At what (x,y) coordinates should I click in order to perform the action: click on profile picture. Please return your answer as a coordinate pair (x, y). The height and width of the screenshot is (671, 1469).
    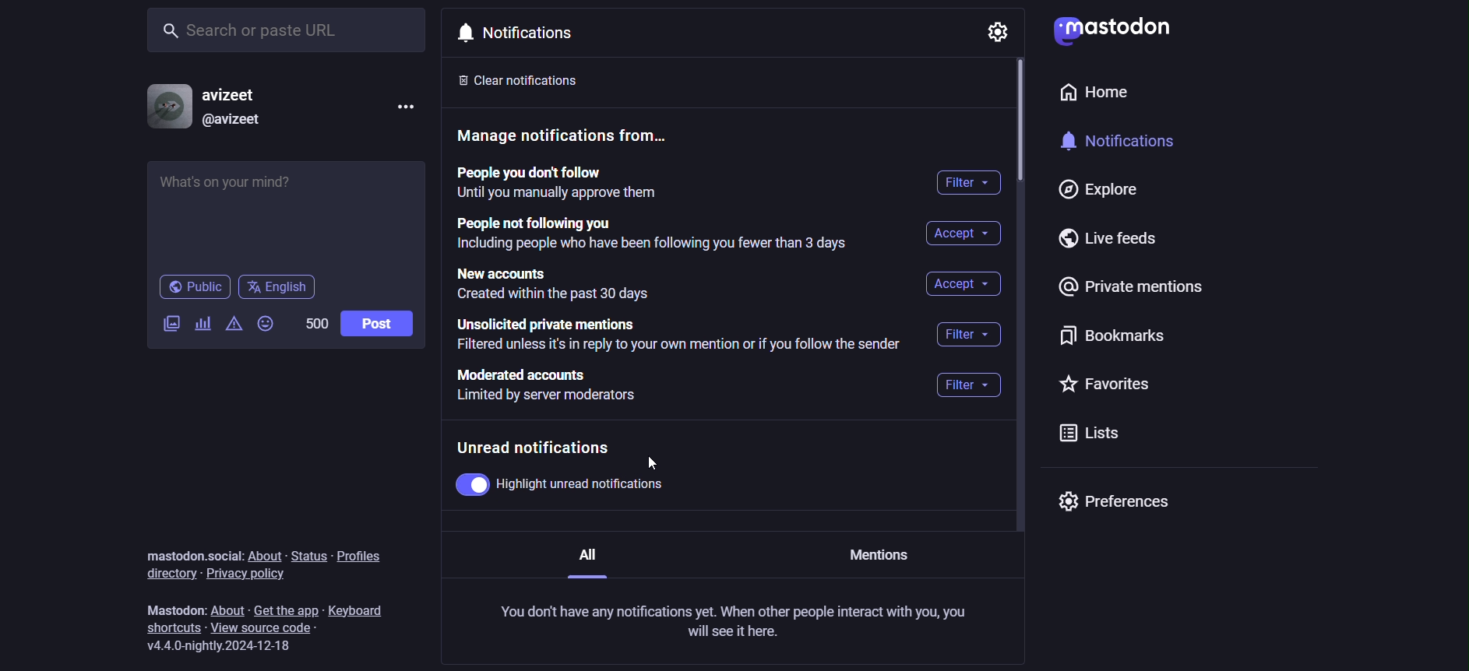
    Looking at the image, I should click on (166, 107).